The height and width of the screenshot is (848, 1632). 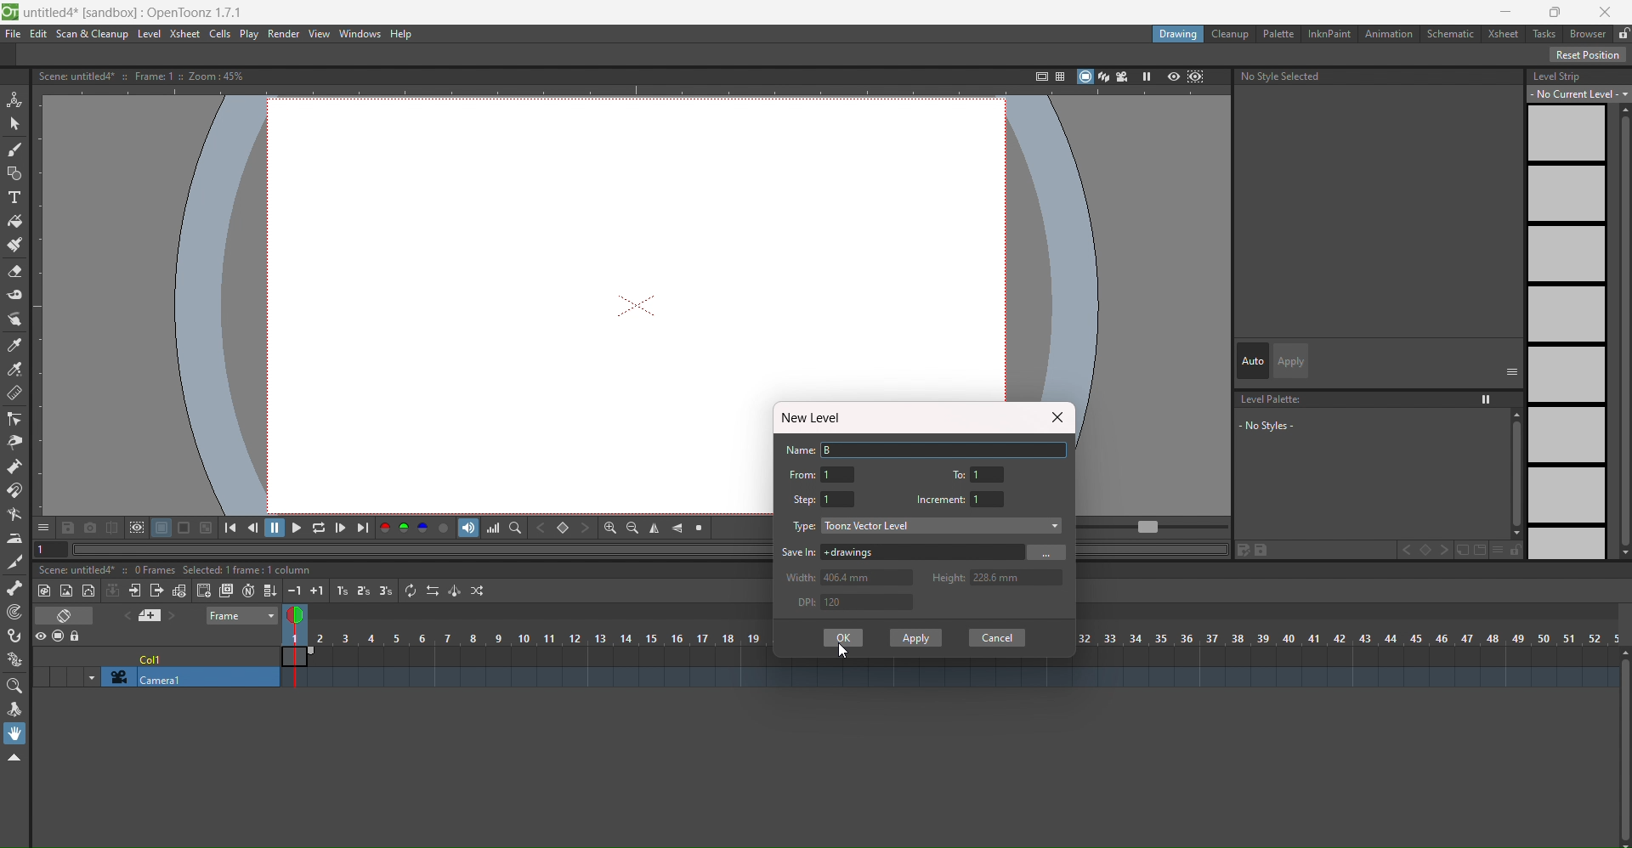 What do you see at coordinates (1179, 36) in the screenshot?
I see `drawing` at bounding box center [1179, 36].